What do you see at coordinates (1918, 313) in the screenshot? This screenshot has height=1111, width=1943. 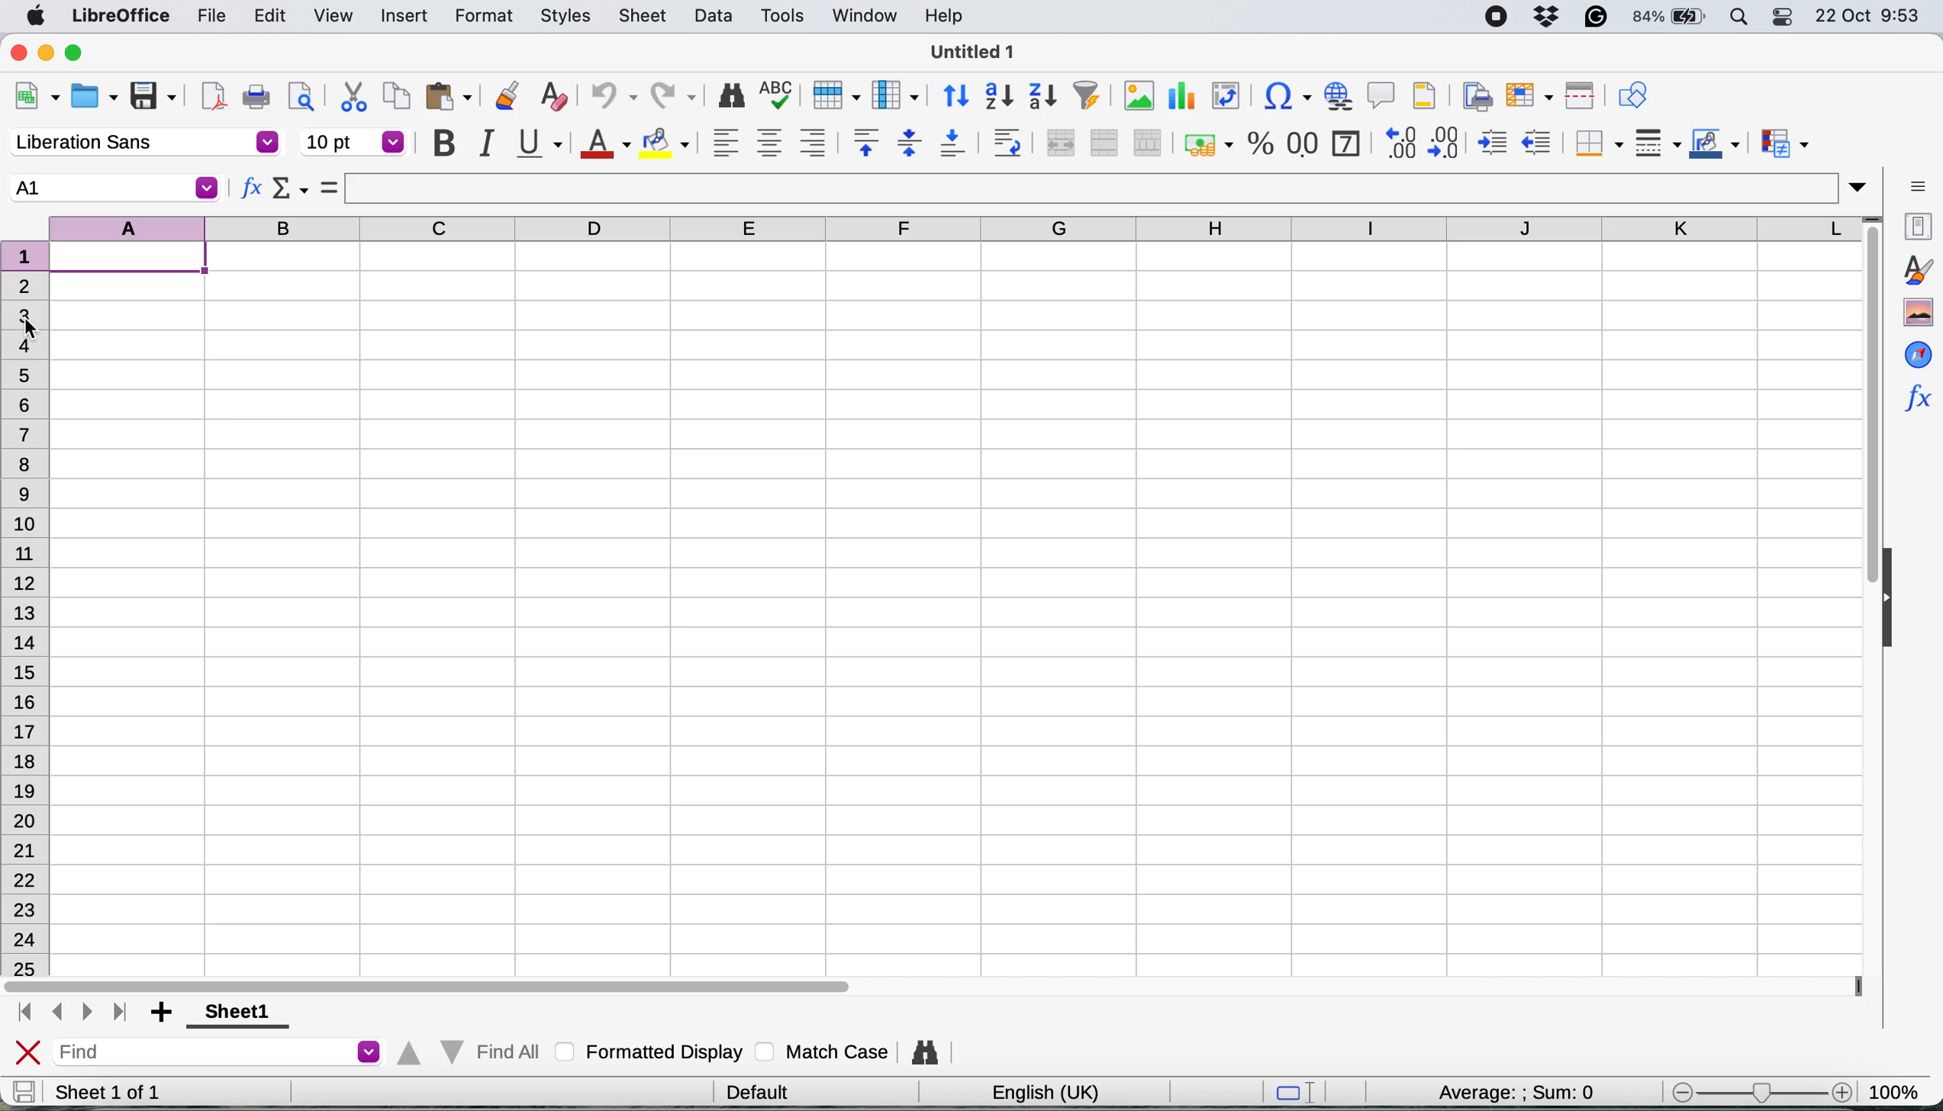 I see `gallery` at bounding box center [1918, 313].